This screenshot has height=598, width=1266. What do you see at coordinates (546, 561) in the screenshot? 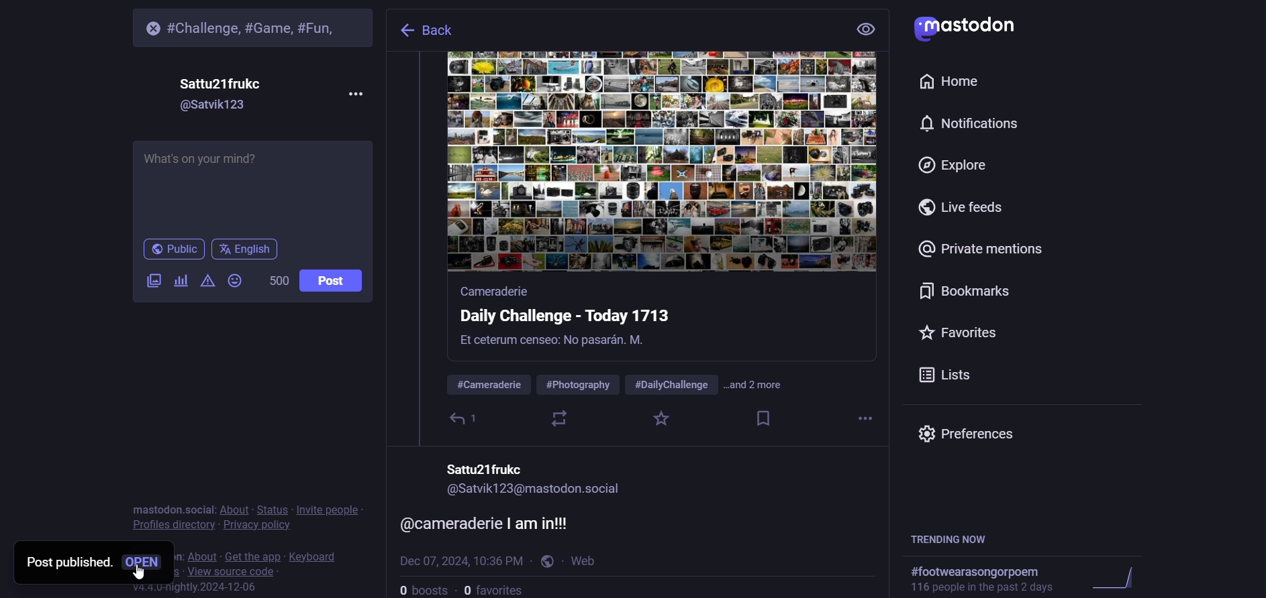
I see `public` at bounding box center [546, 561].